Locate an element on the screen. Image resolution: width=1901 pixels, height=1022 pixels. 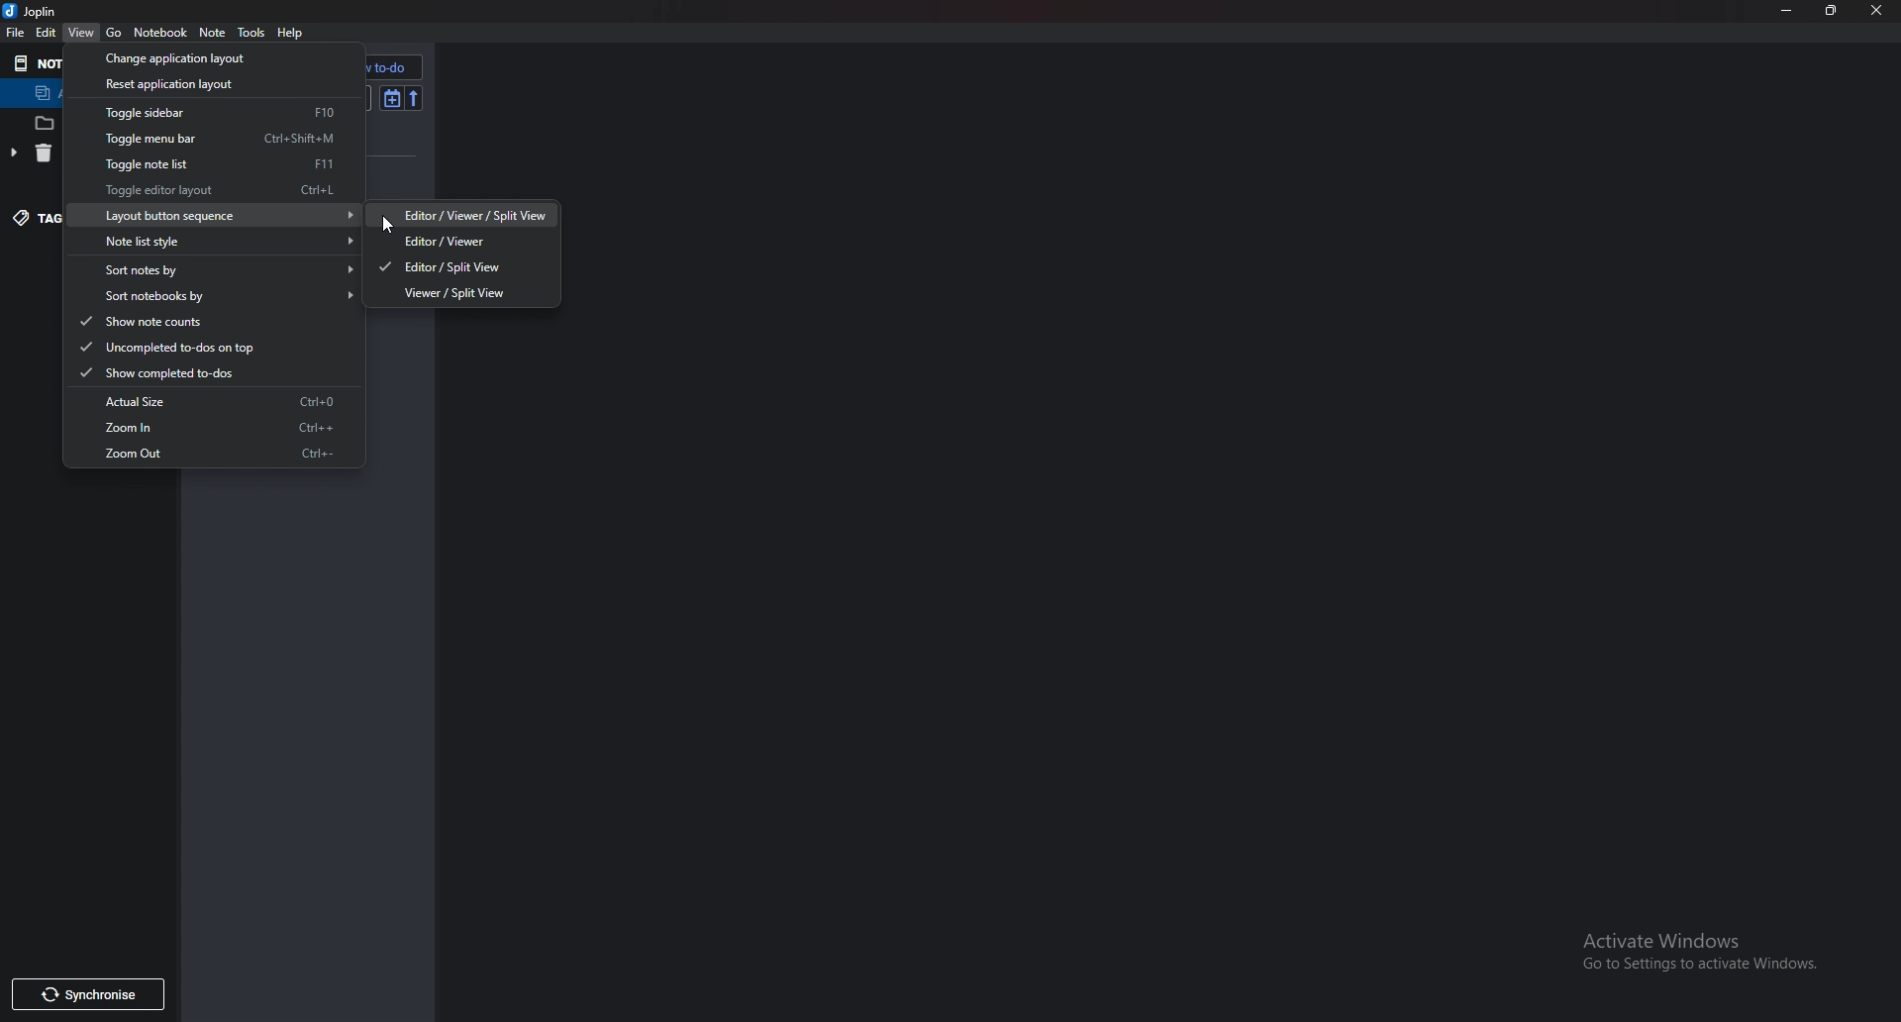
Actual size is located at coordinates (208, 402).